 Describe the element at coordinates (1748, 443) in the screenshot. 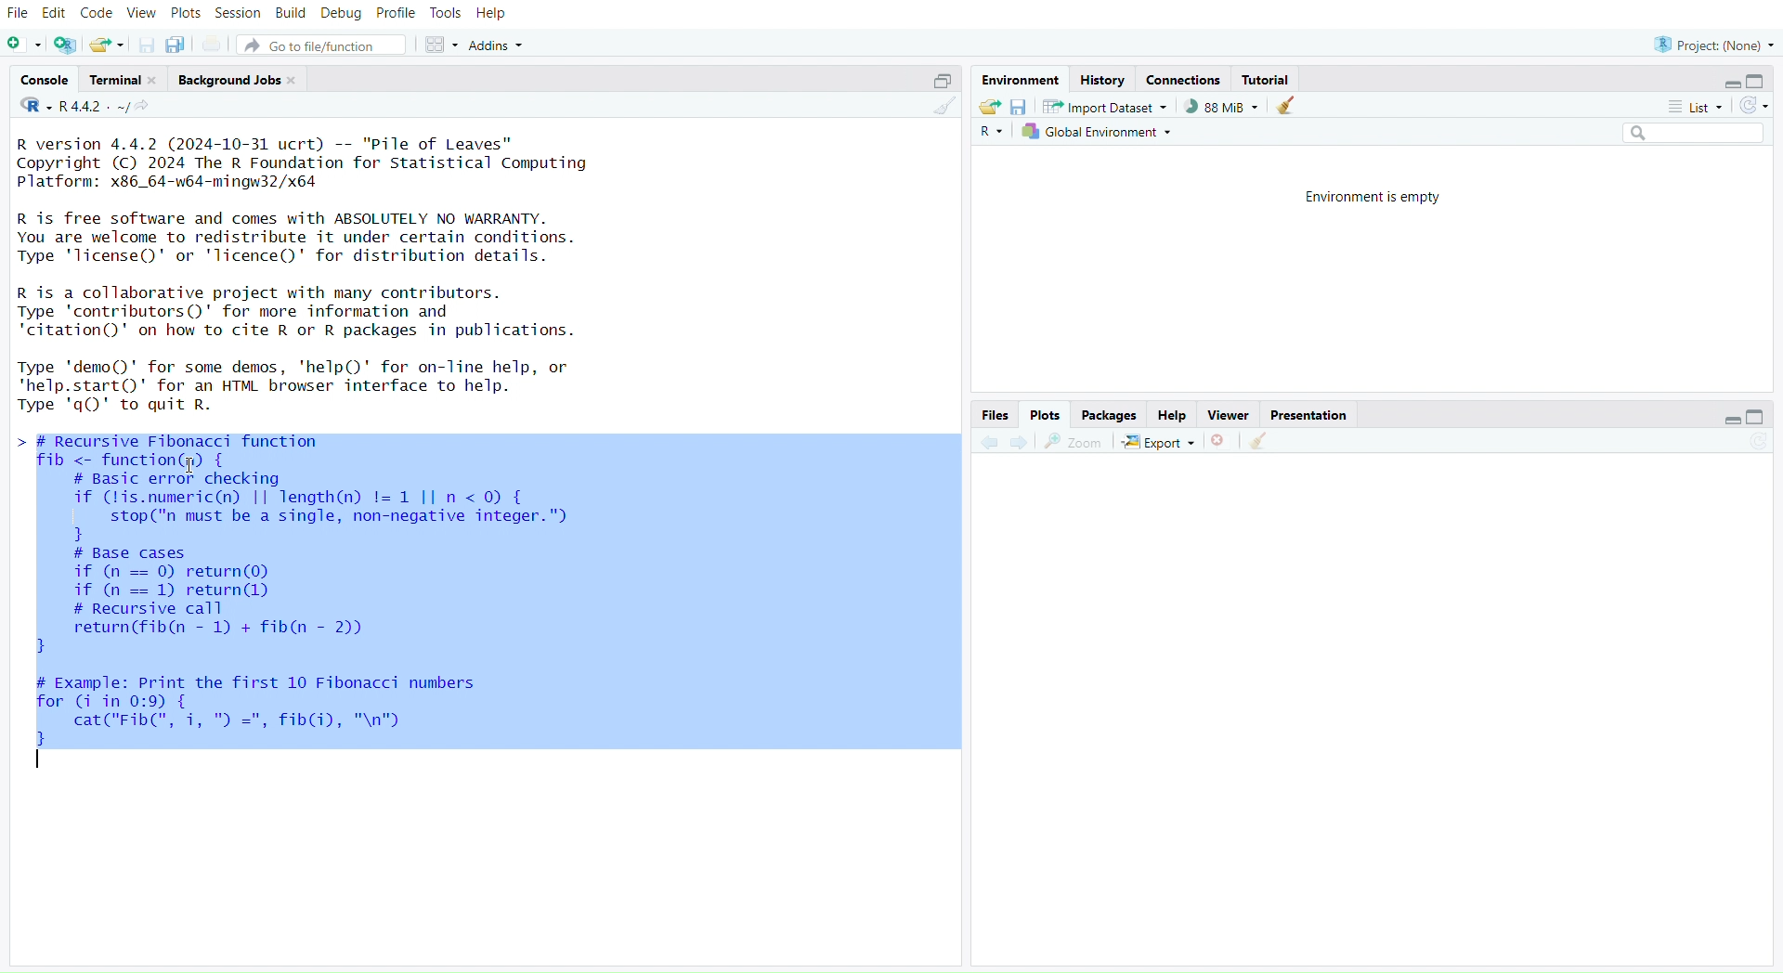

I see `refresh all plot` at that location.